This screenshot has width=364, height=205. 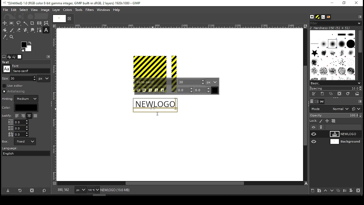 What do you see at coordinates (44, 191) in the screenshot?
I see `reset to defaults` at bounding box center [44, 191].